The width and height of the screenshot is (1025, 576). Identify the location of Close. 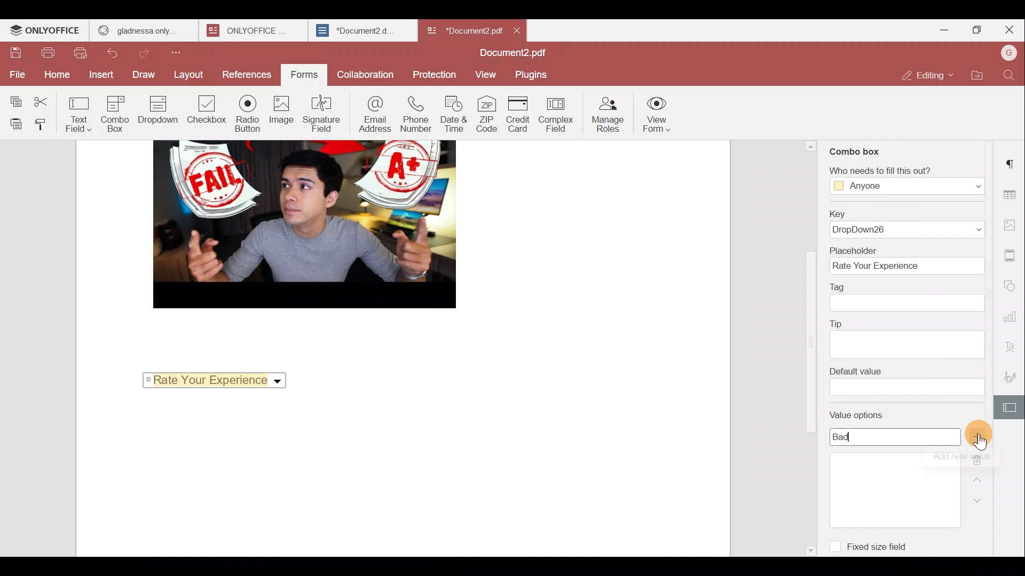
(518, 29).